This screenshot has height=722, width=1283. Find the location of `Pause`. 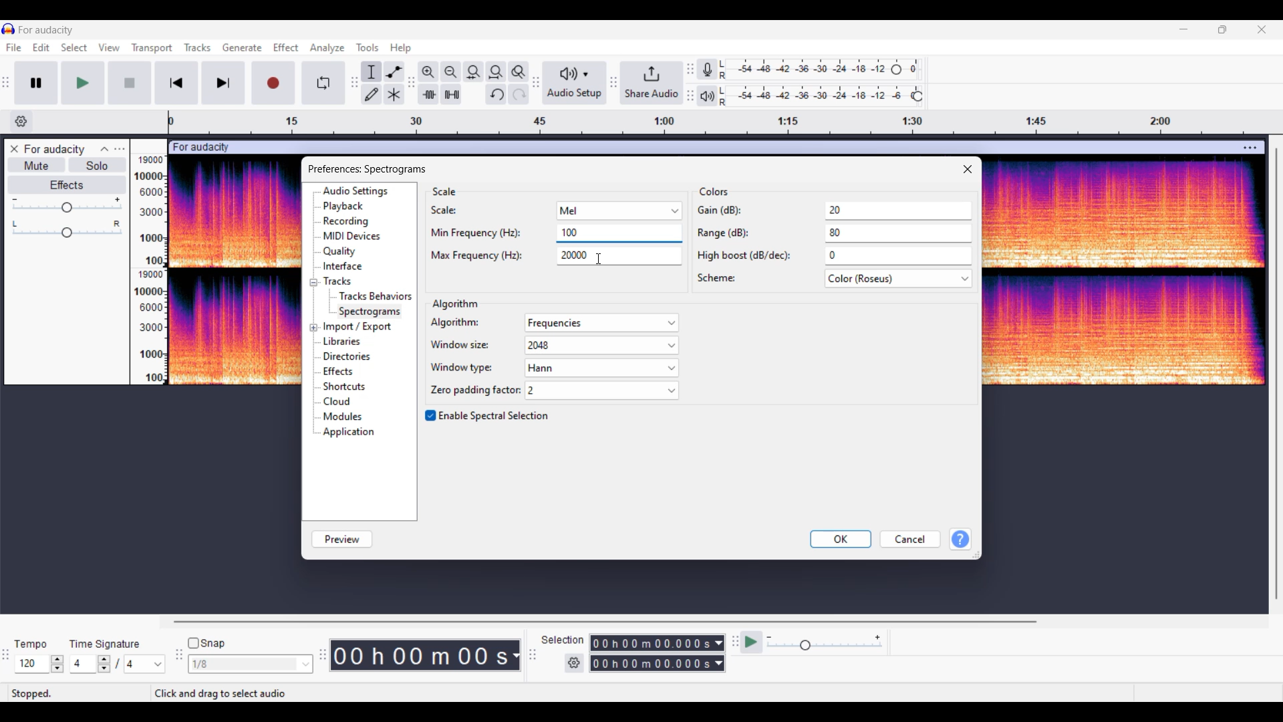

Pause is located at coordinates (37, 83).